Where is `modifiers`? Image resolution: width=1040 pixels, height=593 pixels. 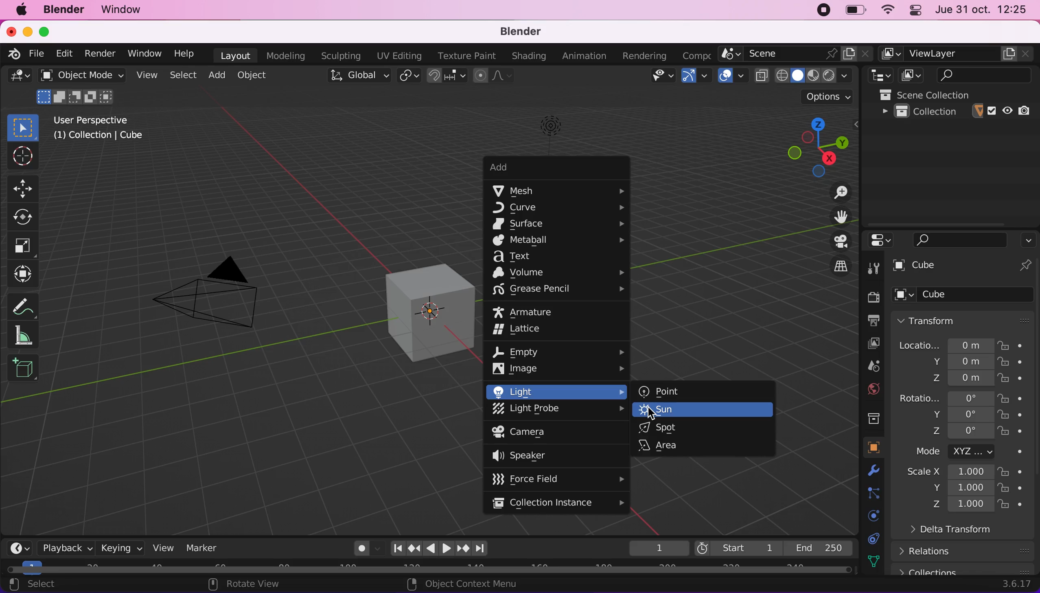 modifiers is located at coordinates (867, 471).